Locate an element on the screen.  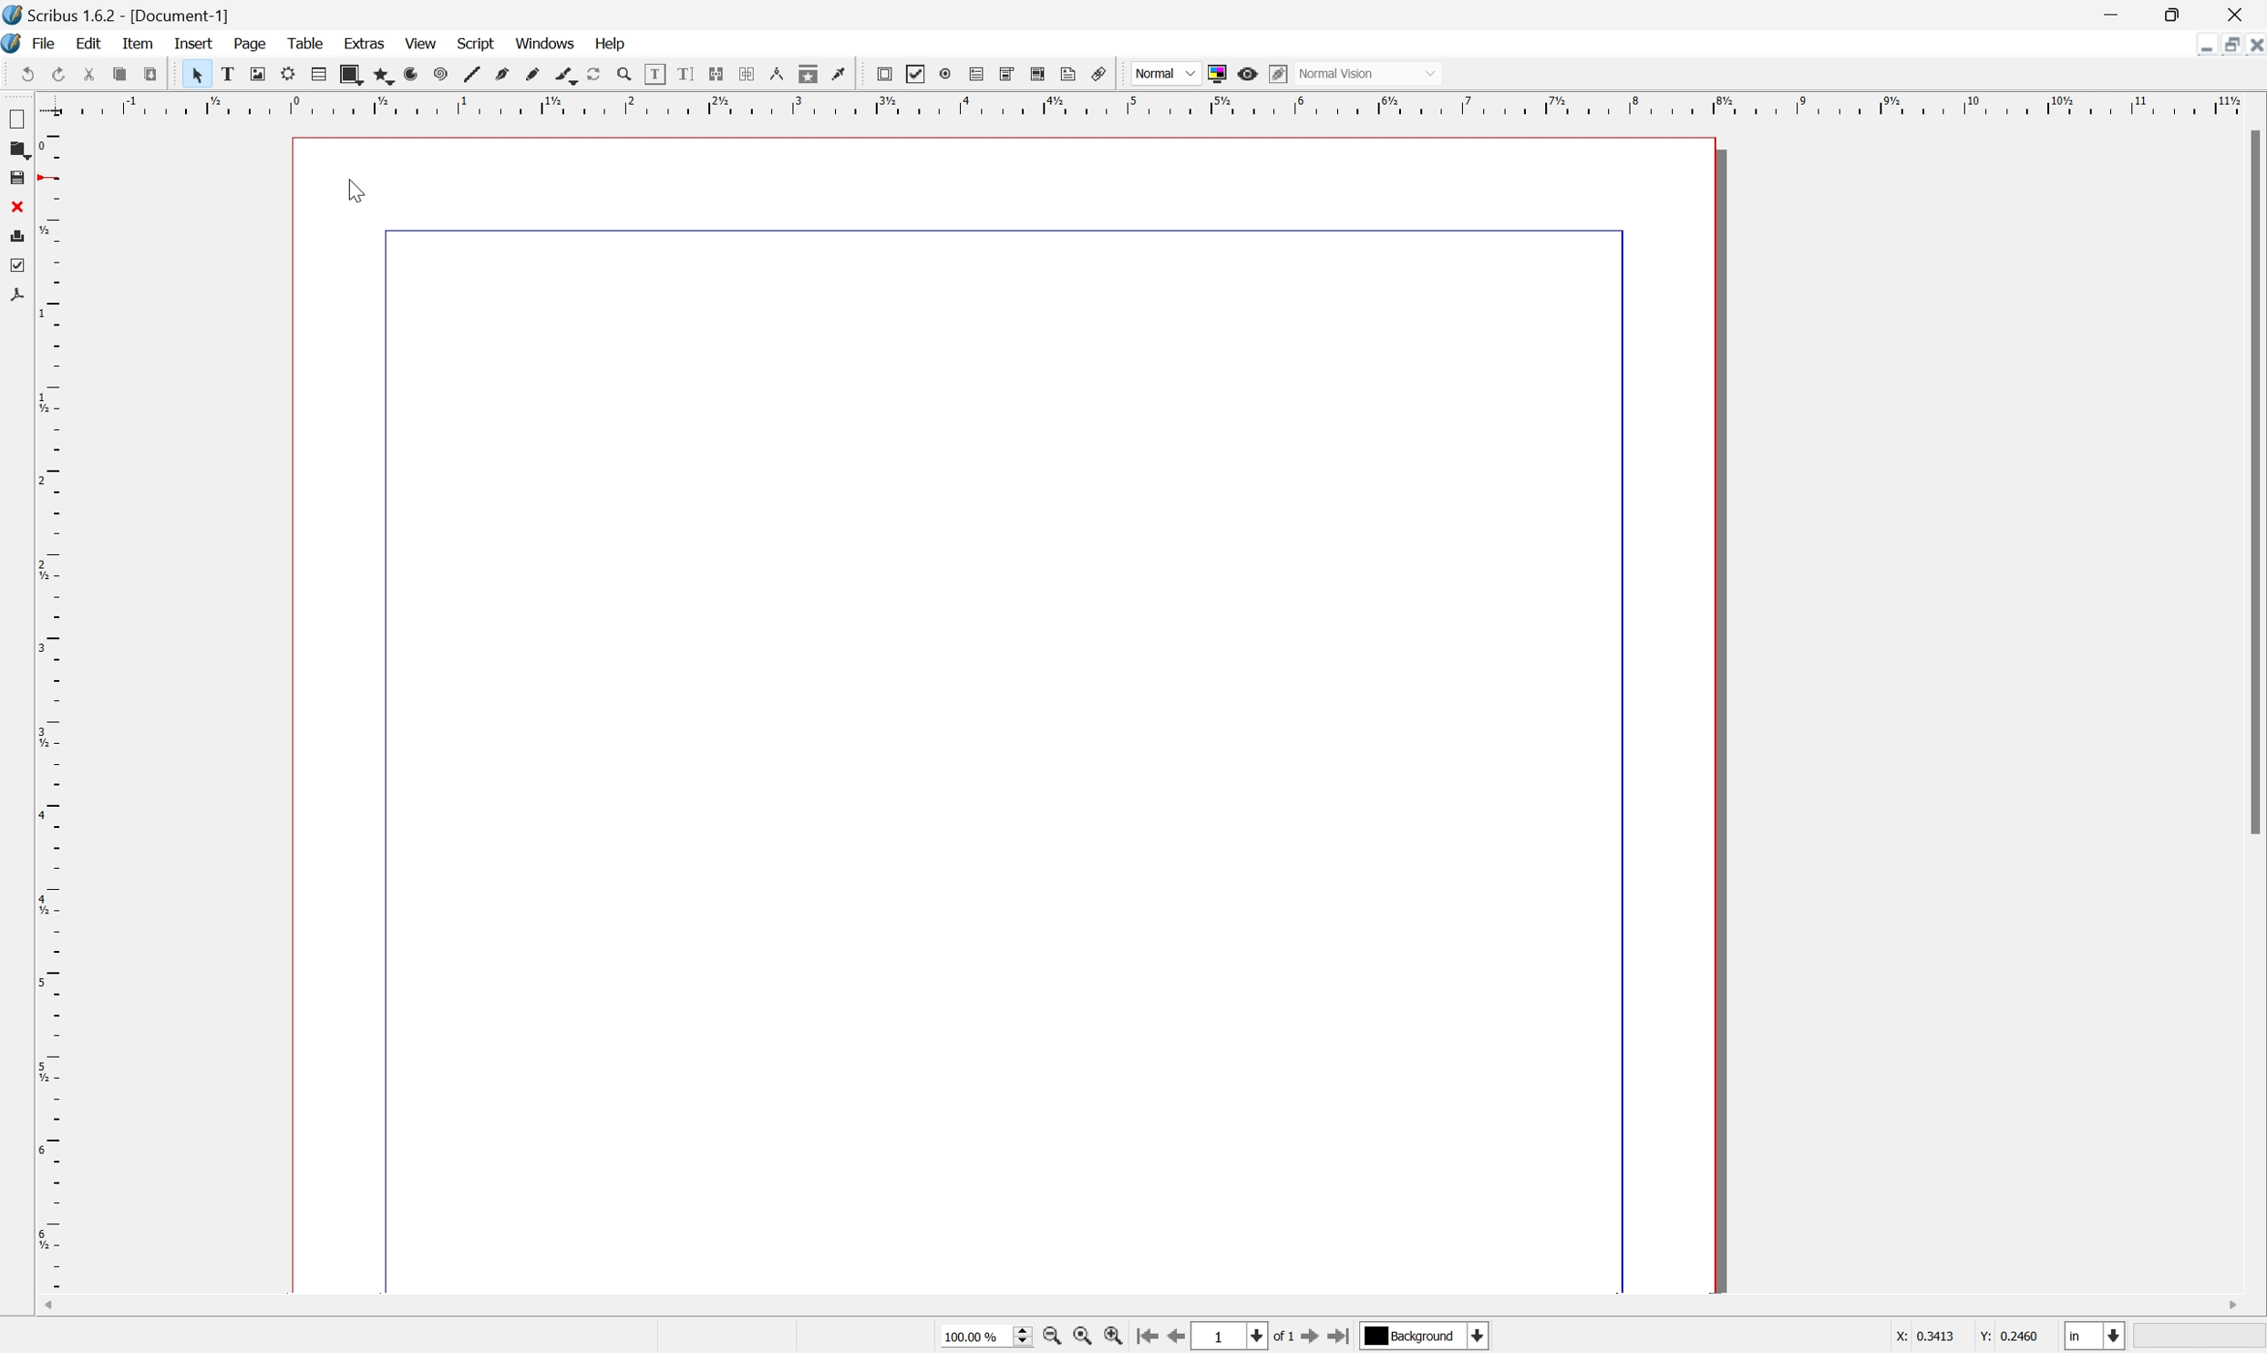
view is located at coordinates (424, 43).